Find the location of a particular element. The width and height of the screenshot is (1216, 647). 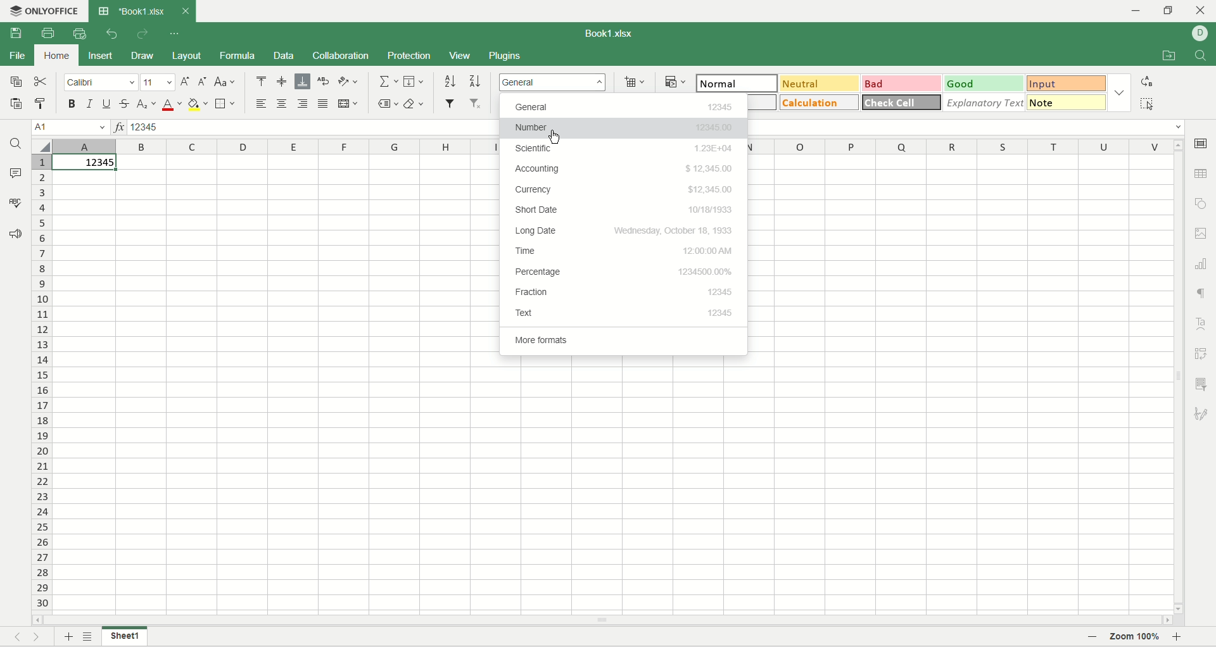

open file location is located at coordinates (1171, 56).